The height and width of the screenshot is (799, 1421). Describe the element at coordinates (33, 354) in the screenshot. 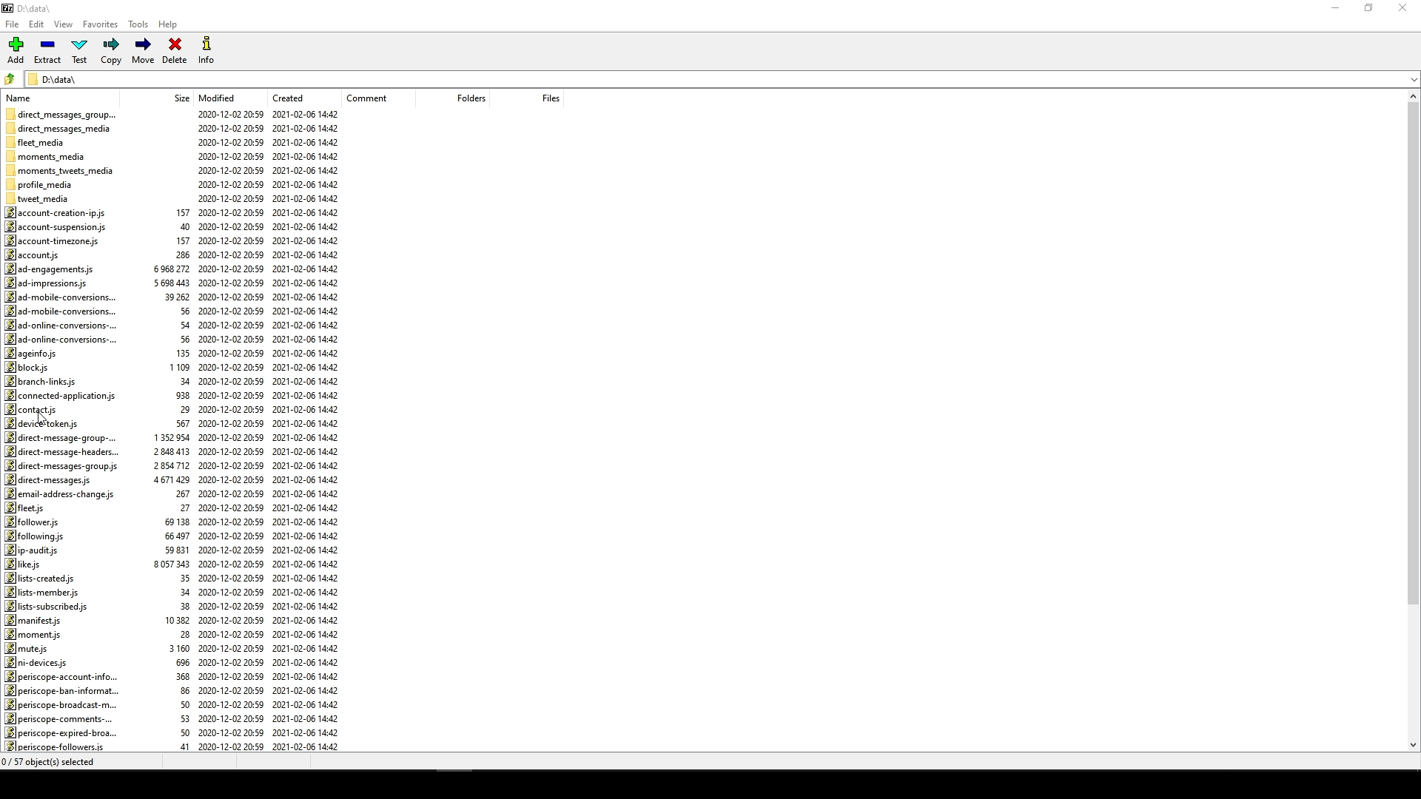

I see `ageinfo.js` at that location.